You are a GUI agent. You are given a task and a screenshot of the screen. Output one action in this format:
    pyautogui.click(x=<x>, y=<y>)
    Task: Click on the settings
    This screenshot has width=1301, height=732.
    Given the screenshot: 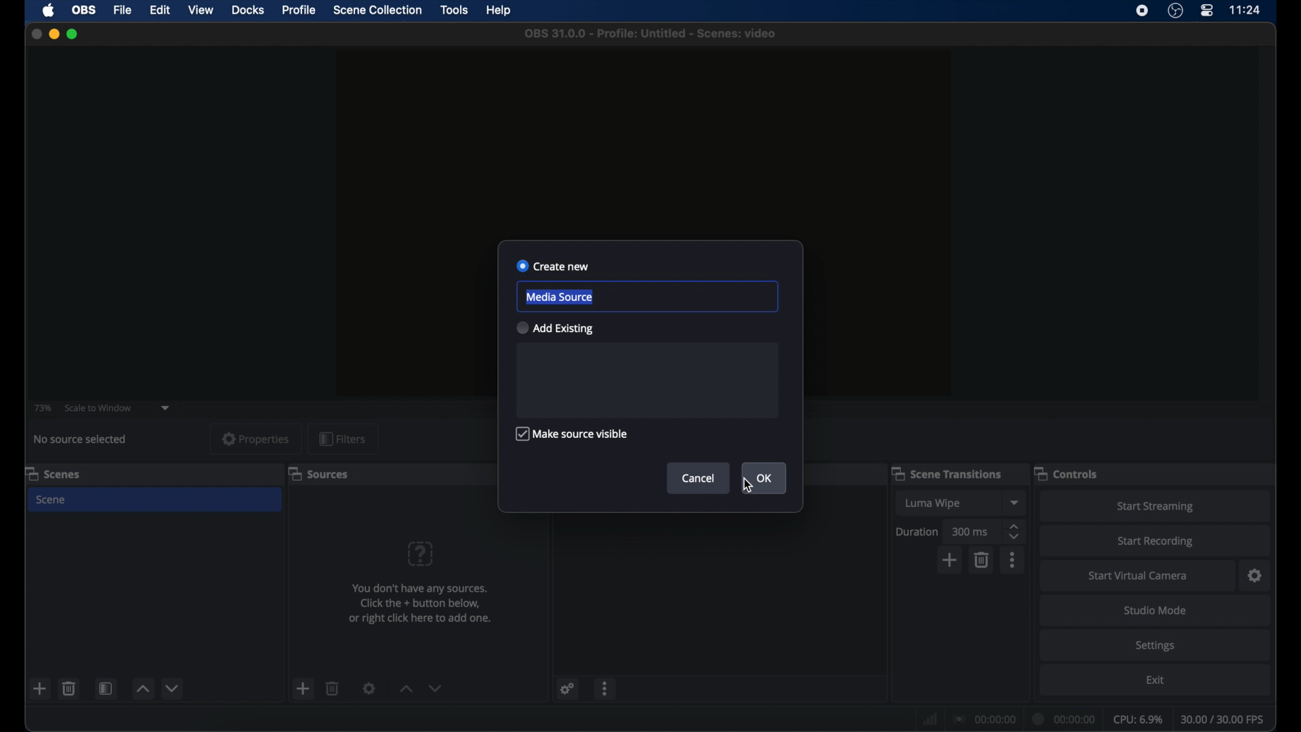 What is the action you would take?
    pyautogui.click(x=1256, y=576)
    